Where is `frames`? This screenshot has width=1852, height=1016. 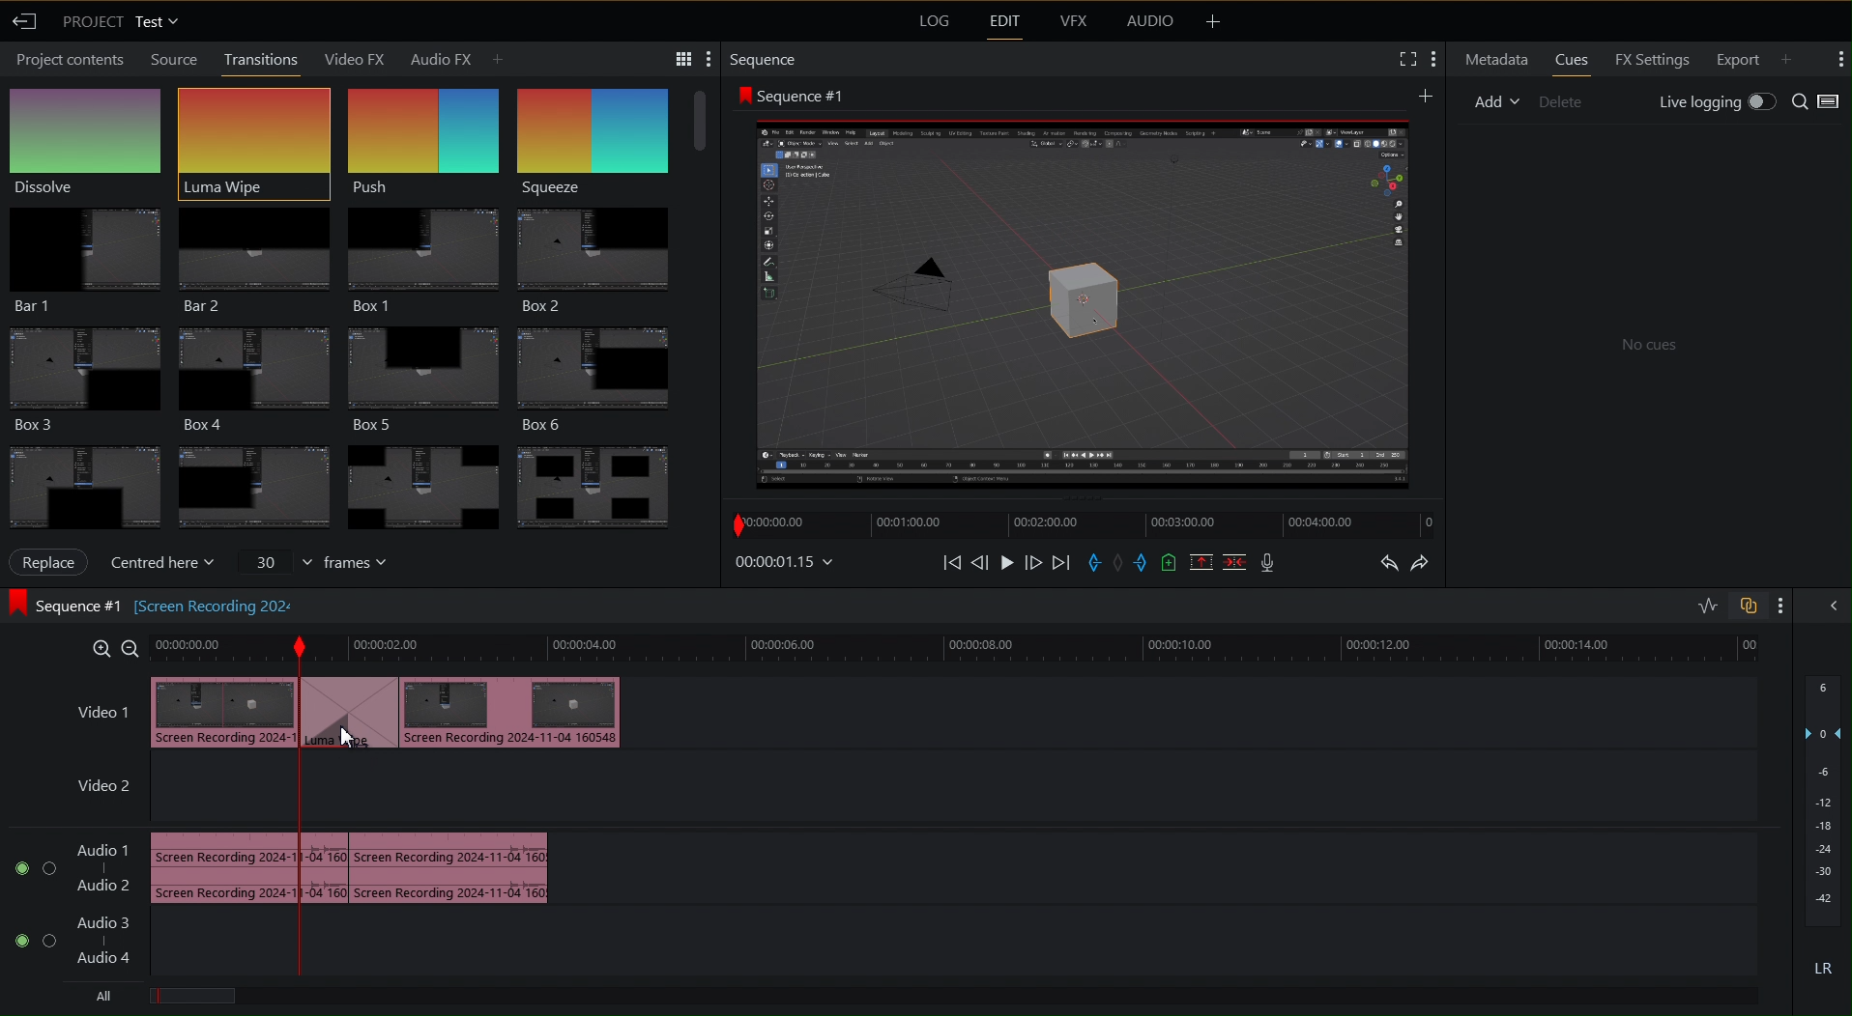
frames is located at coordinates (313, 563).